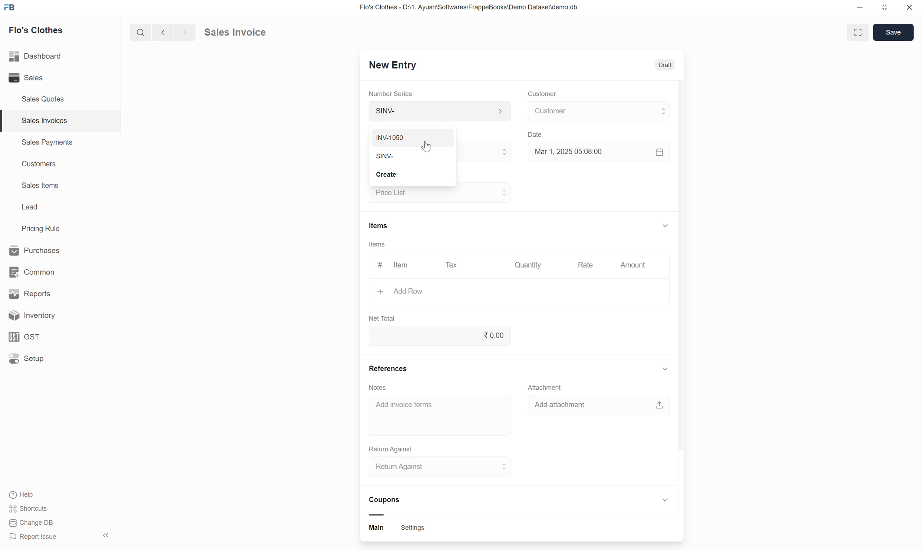 The height and width of the screenshot is (550, 922). I want to click on Add row, so click(506, 293).